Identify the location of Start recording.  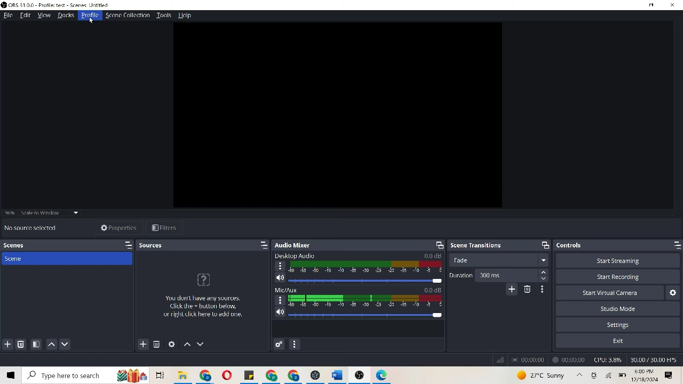
(617, 279).